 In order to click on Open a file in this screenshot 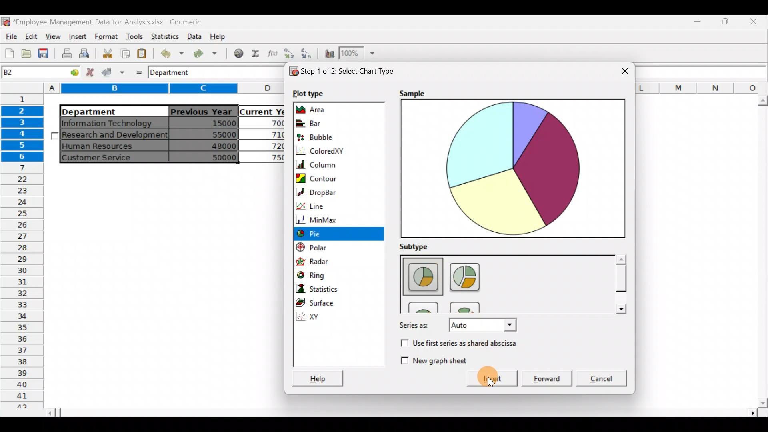, I will do `click(26, 55)`.